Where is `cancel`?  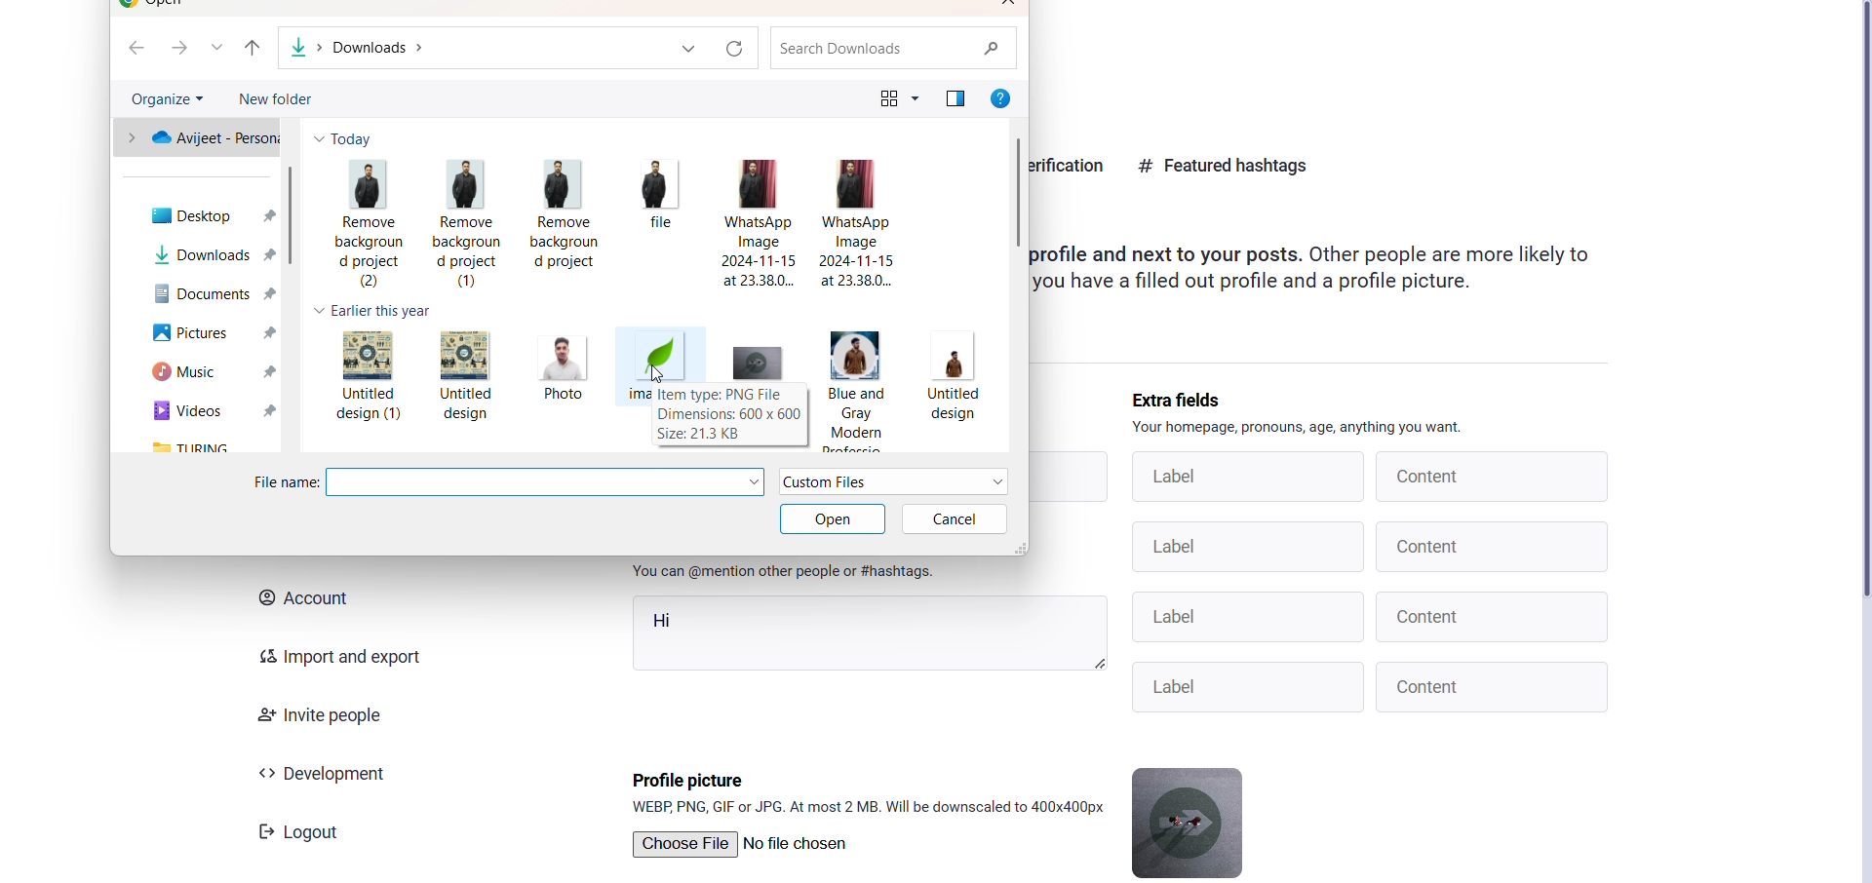
cancel is located at coordinates (955, 519).